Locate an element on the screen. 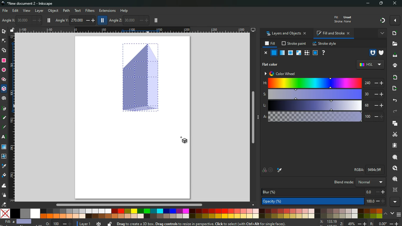 This screenshot has height=226, width=402. h is located at coordinates (322, 83).